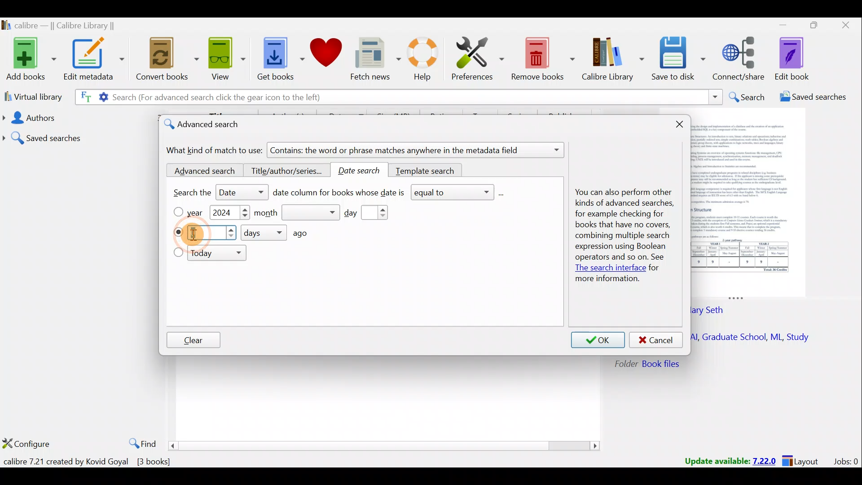 This screenshot has height=485, width=862. Describe the element at coordinates (178, 253) in the screenshot. I see `Today checkbox` at that location.